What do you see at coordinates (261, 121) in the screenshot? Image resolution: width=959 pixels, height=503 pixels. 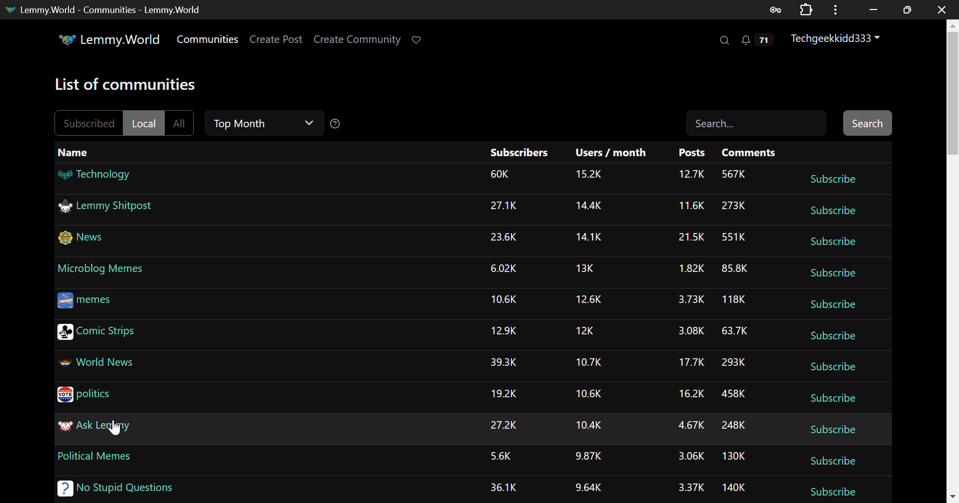 I see `Time Filter` at bounding box center [261, 121].